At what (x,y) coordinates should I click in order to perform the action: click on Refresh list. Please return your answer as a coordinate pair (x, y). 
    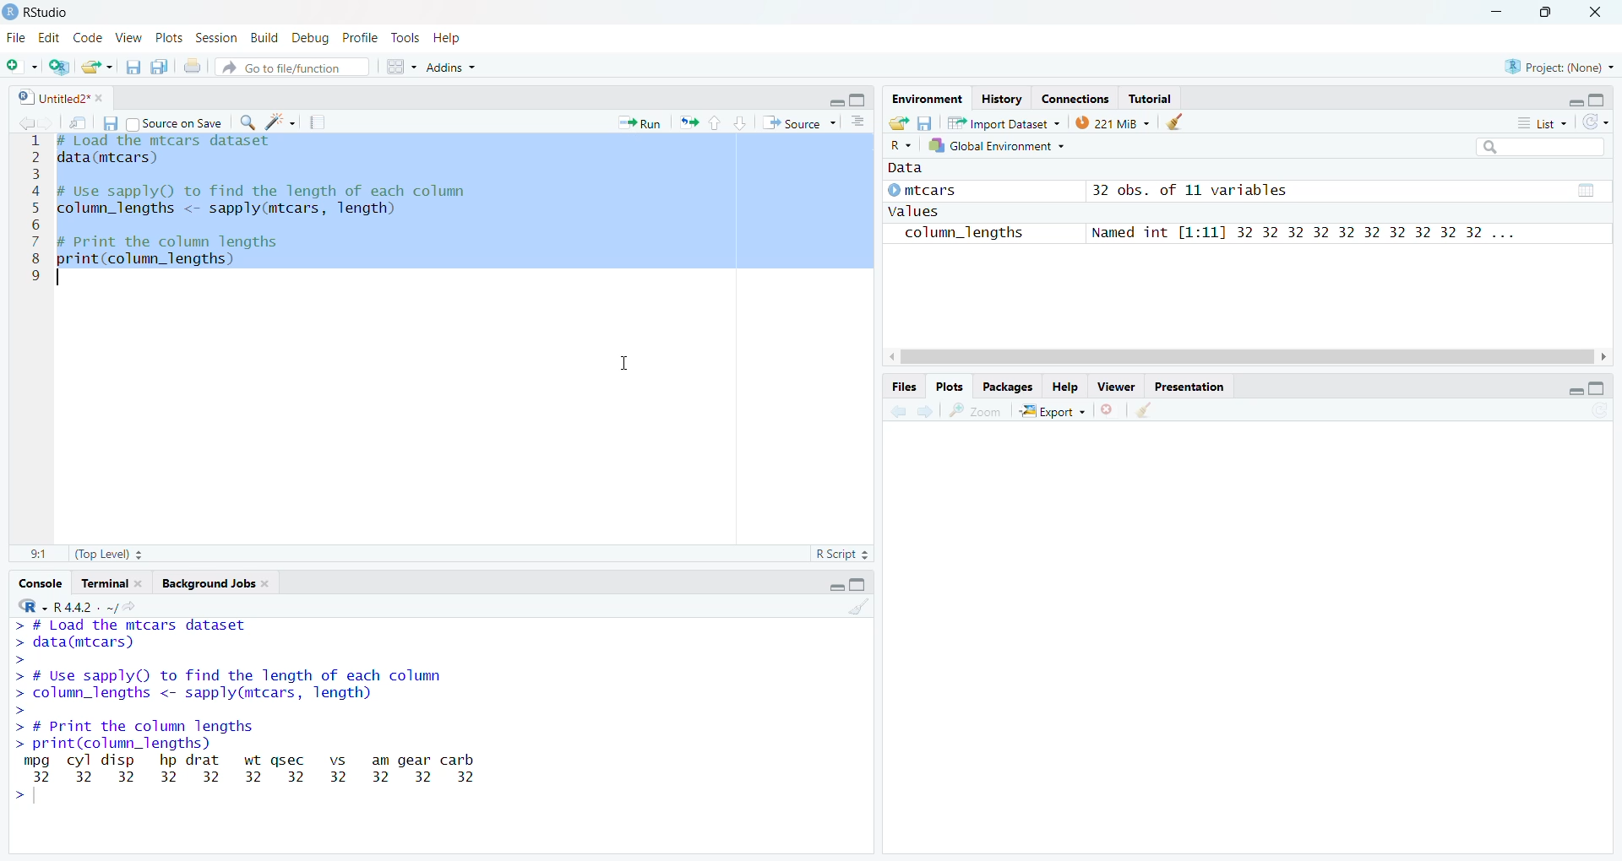
    Looking at the image, I should click on (1598, 411).